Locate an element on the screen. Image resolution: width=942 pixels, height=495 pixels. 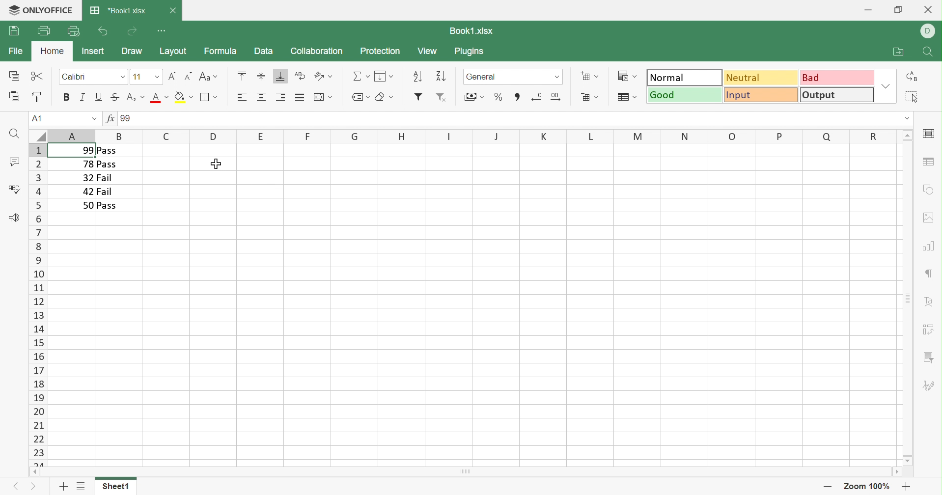
Scroll right is located at coordinates (897, 473).